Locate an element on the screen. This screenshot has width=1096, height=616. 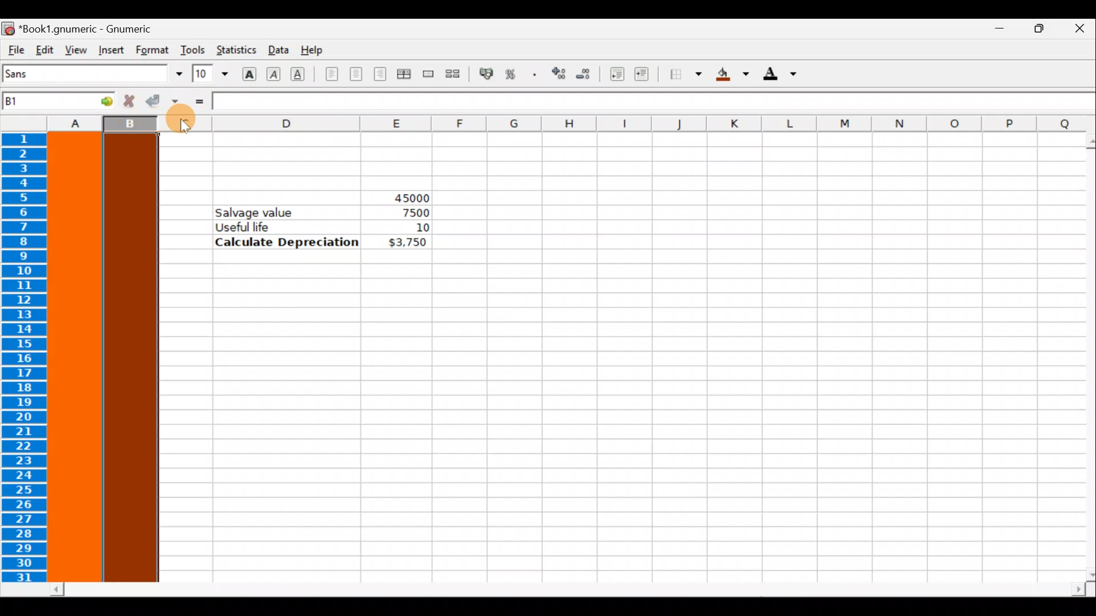
Cell name B1 is located at coordinates (41, 103).